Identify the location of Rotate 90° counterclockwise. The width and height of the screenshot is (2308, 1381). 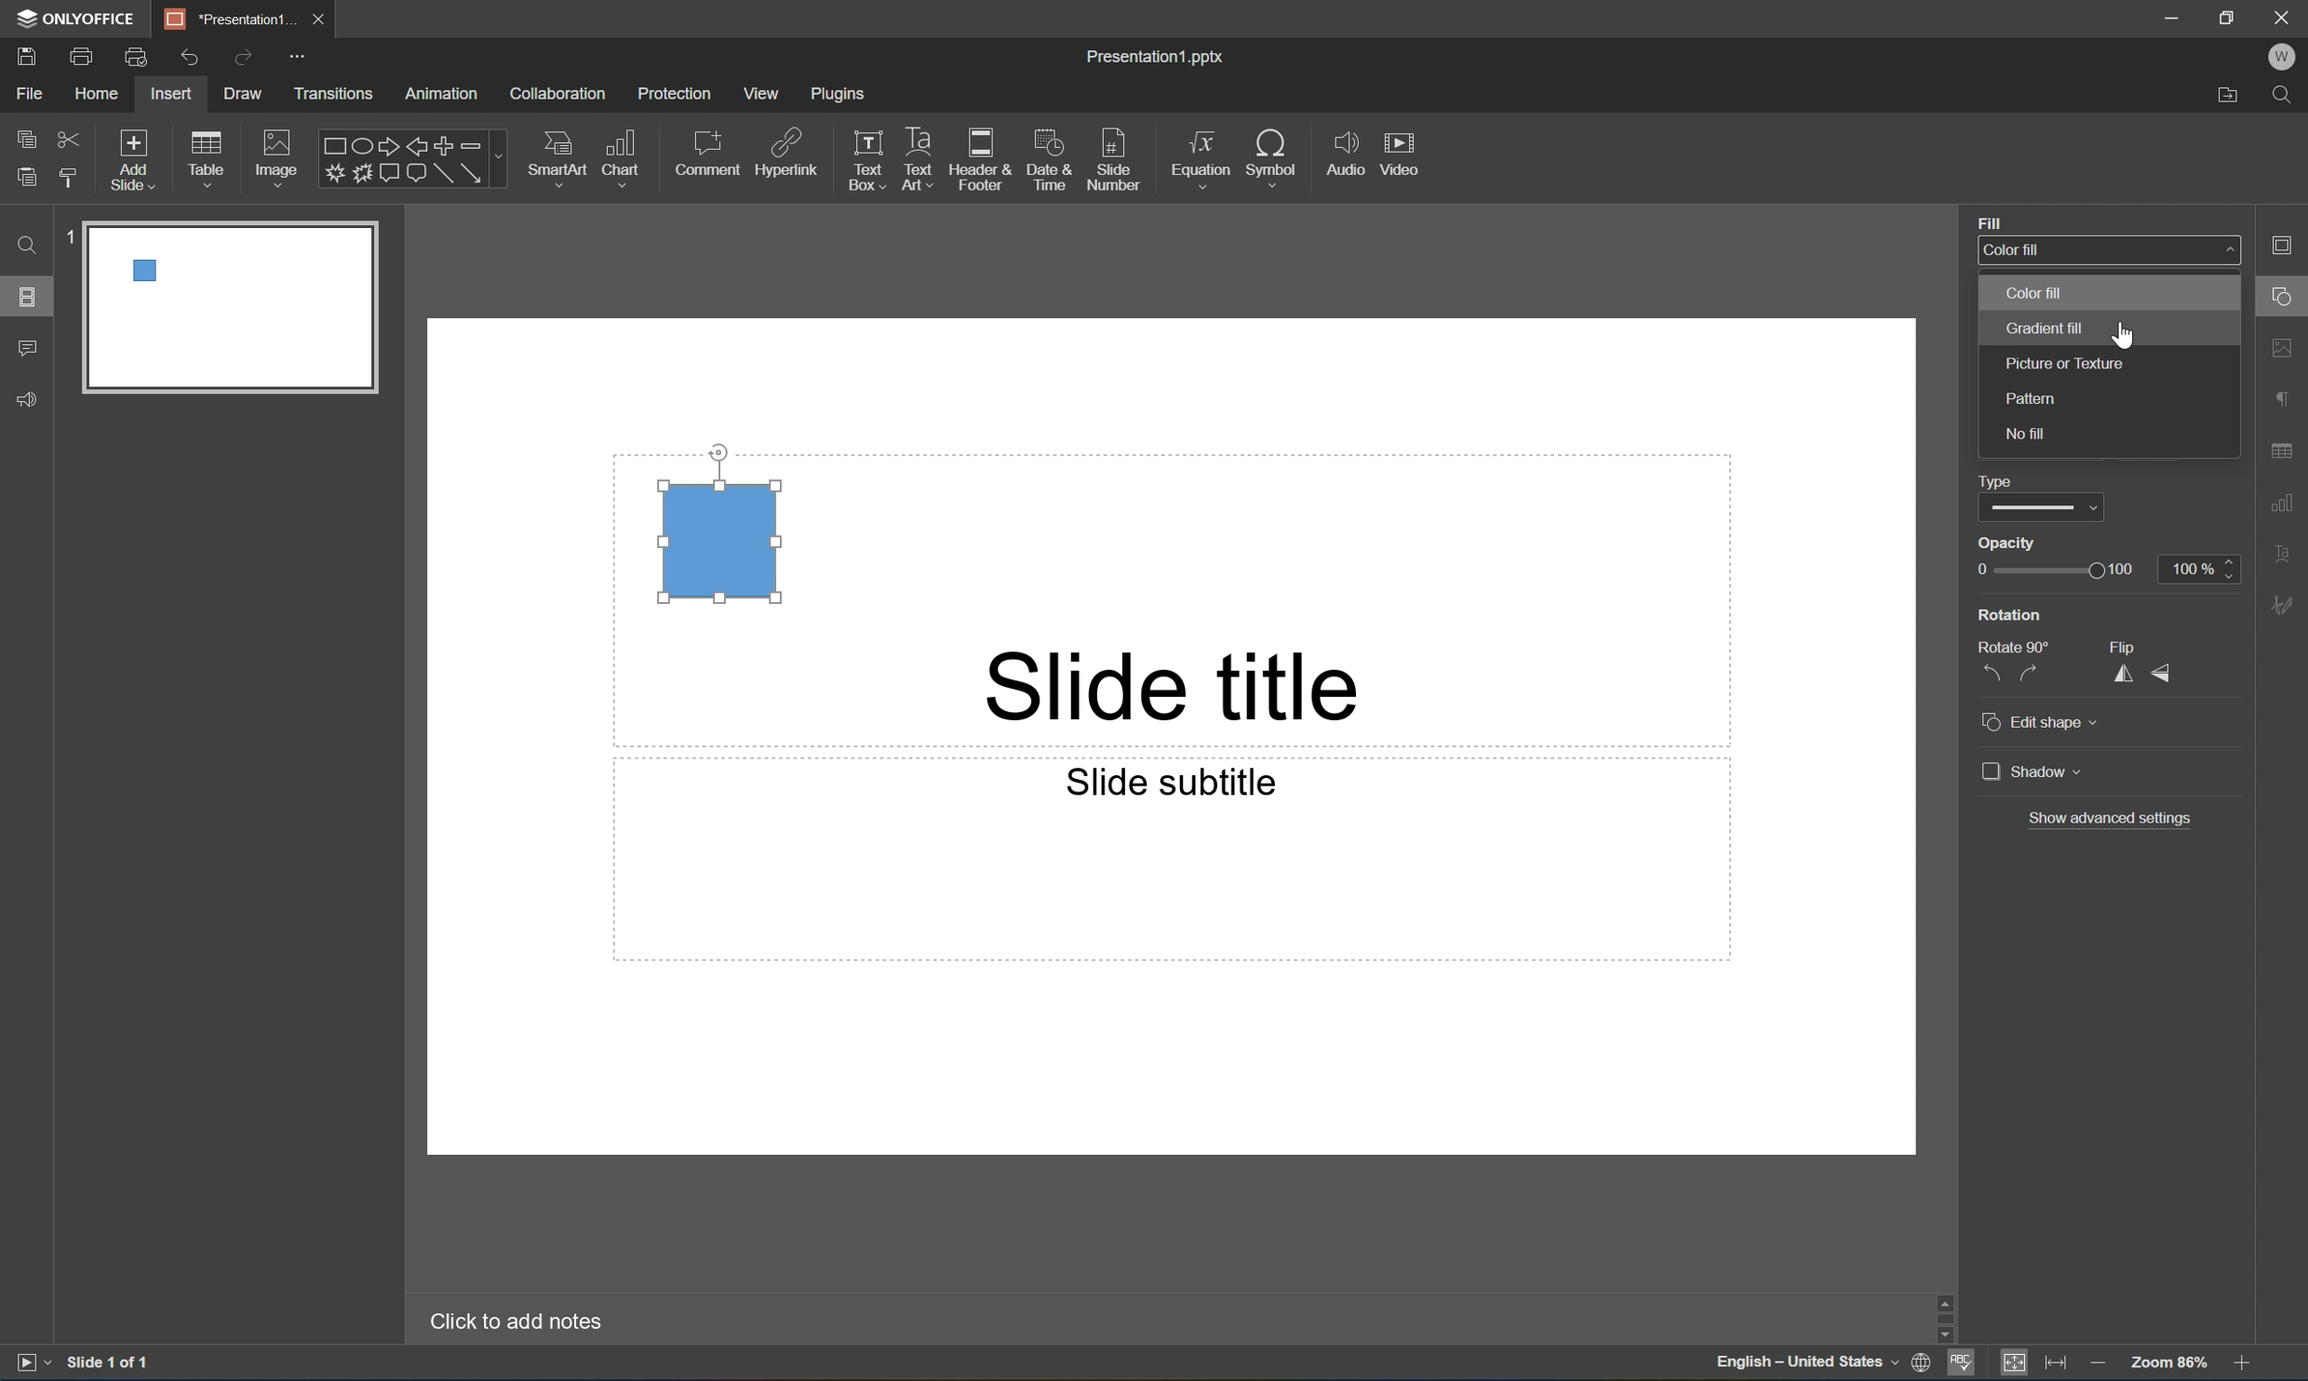
(1991, 674).